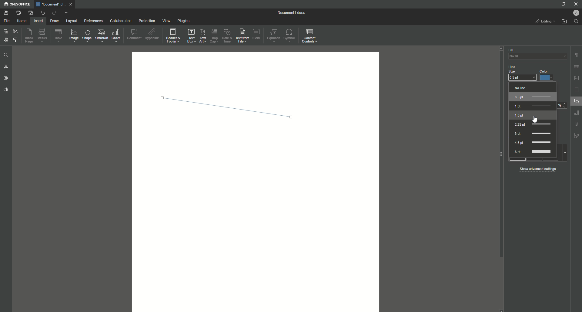 This screenshot has height=312, width=582. I want to click on 6 pt, so click(534, 152).